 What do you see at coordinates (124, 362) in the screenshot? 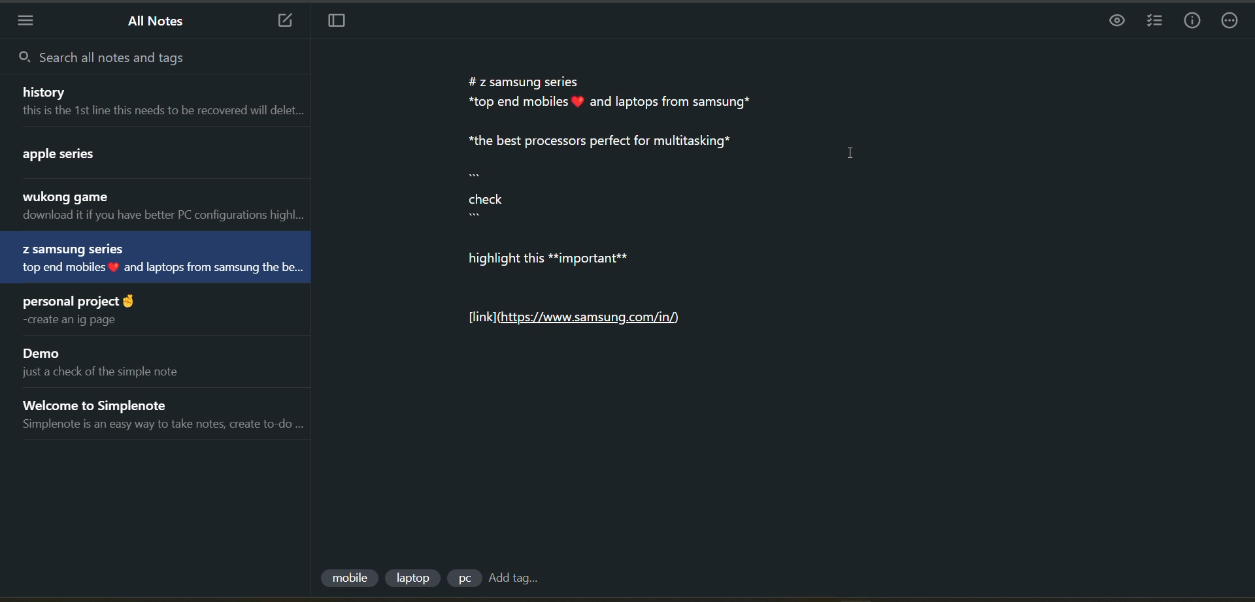
I see `note title and preview` at bounding box center [124, 362].